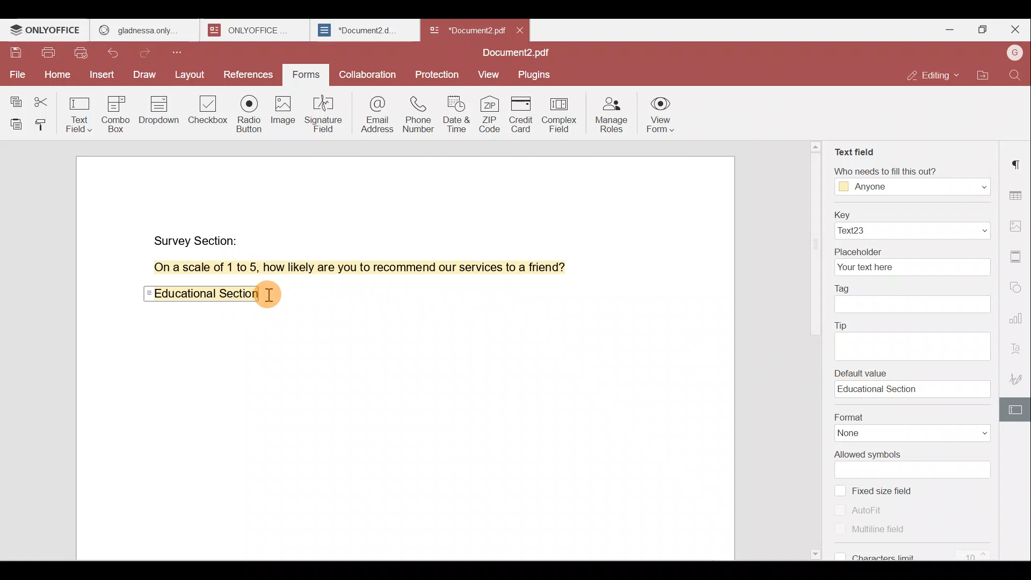  I want to click on Document name, so click(519, 54).